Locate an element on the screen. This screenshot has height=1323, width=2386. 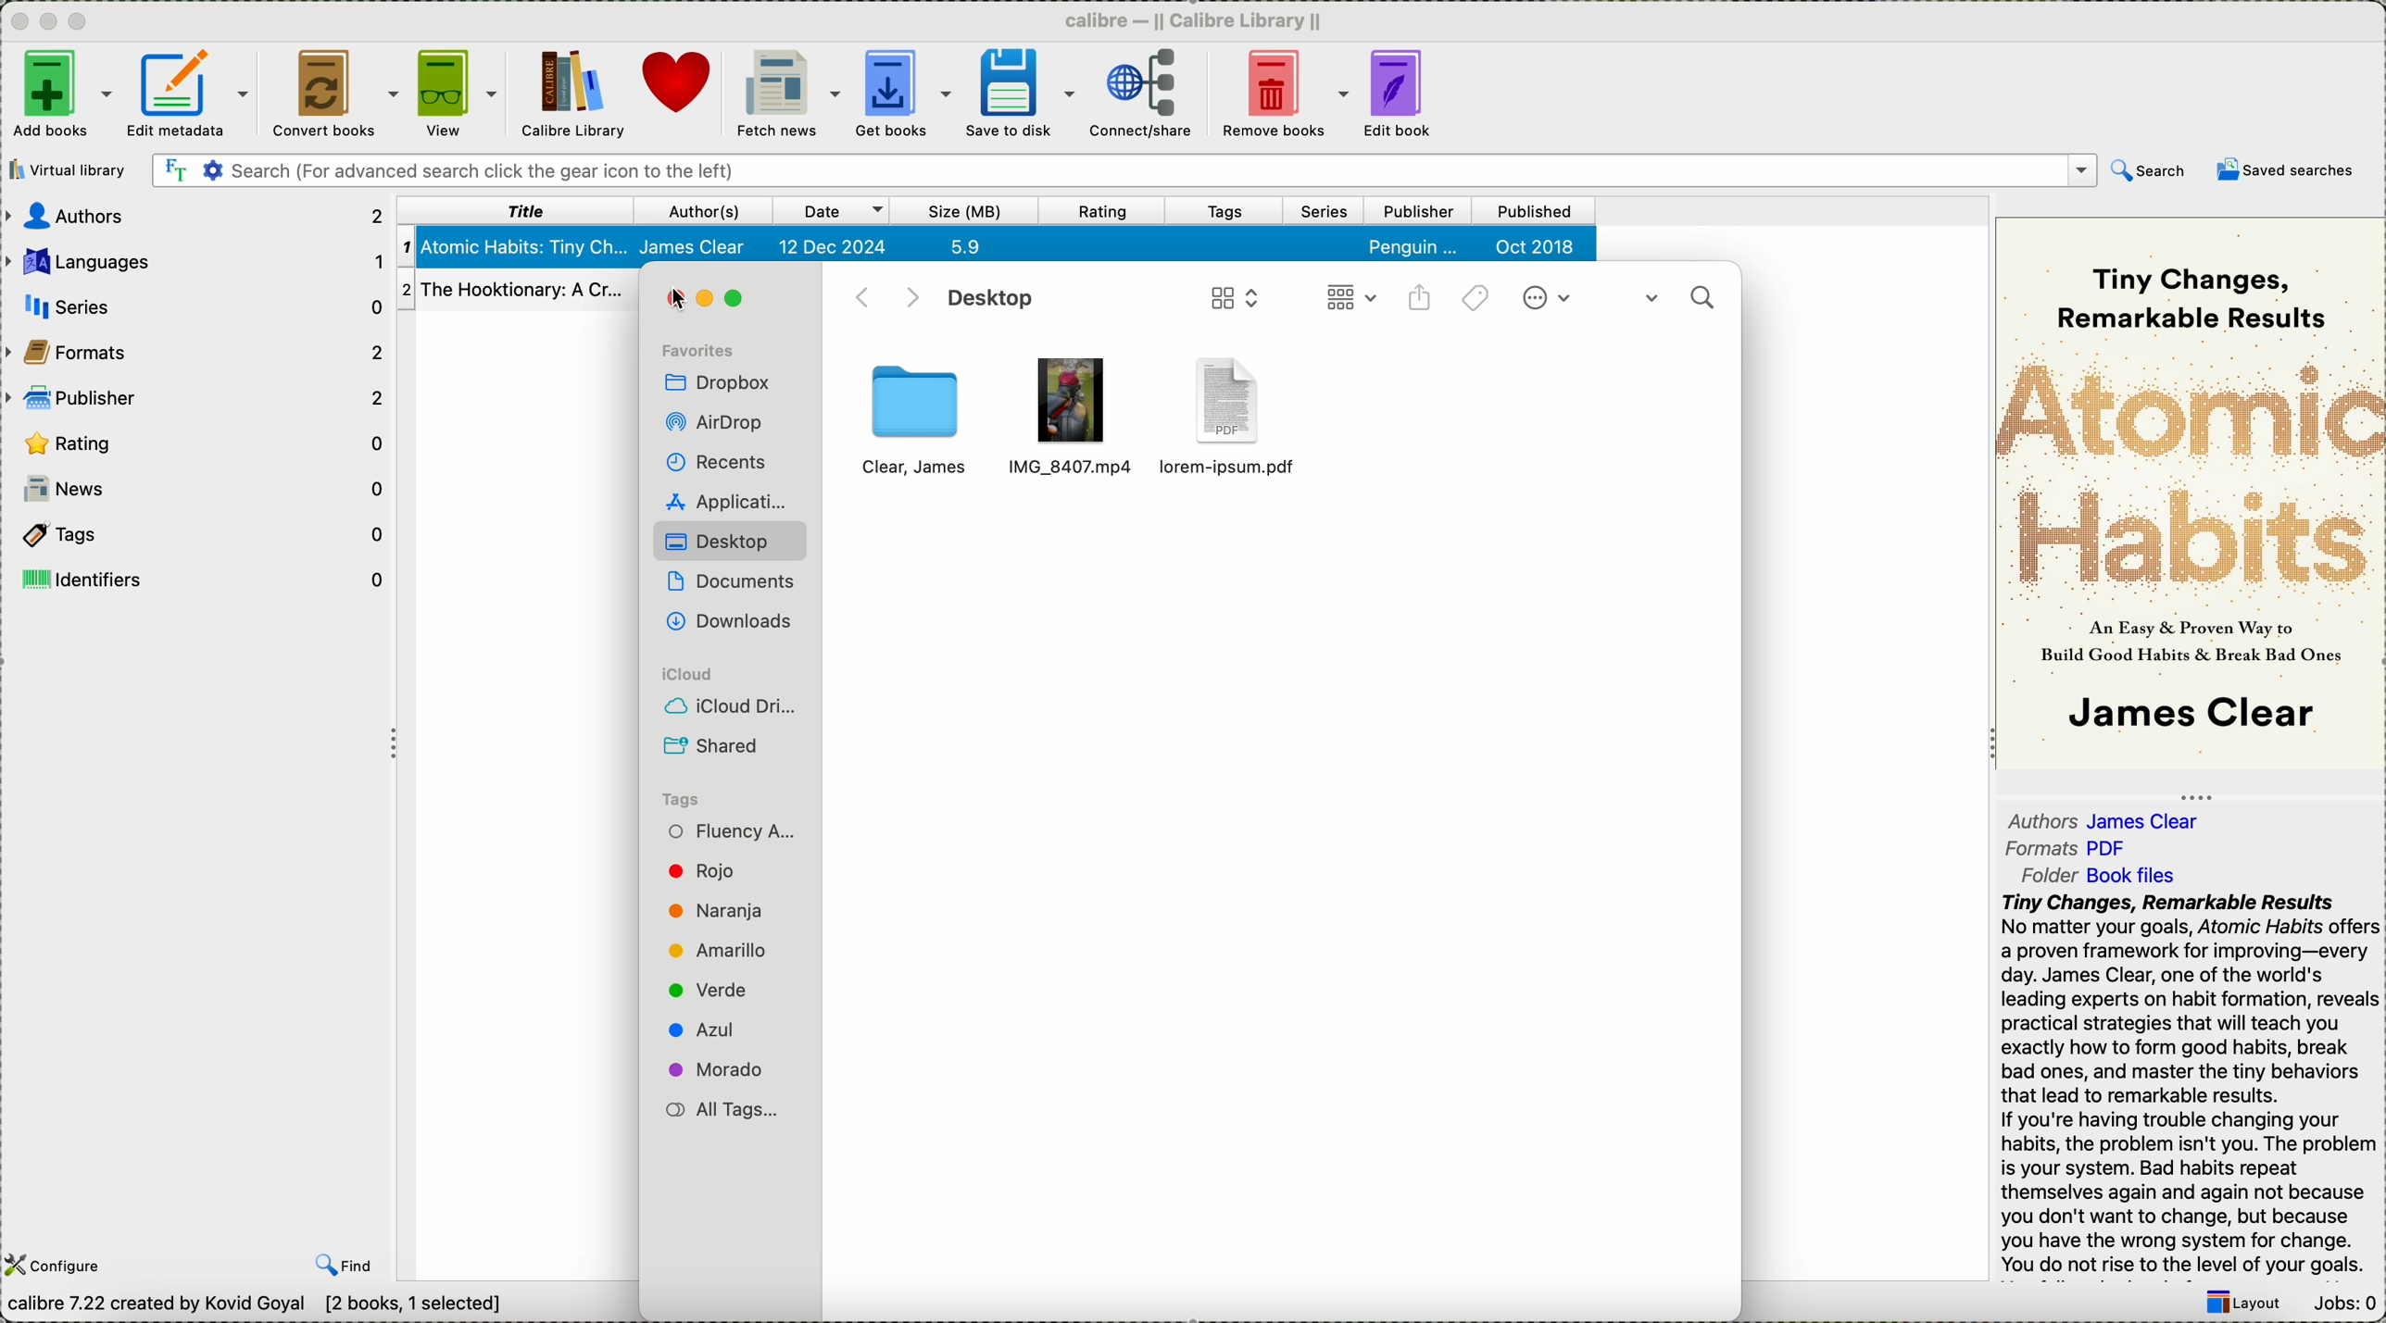
convert books is located at coordinates (333, 90).